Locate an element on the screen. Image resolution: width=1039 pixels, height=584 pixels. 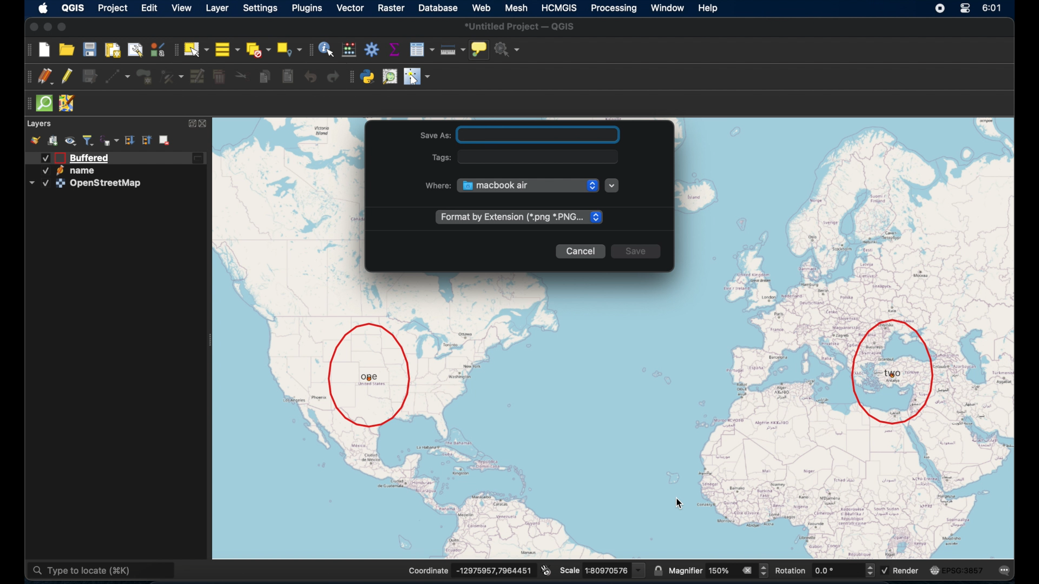
deselect features is located at coordinates (258, 49).